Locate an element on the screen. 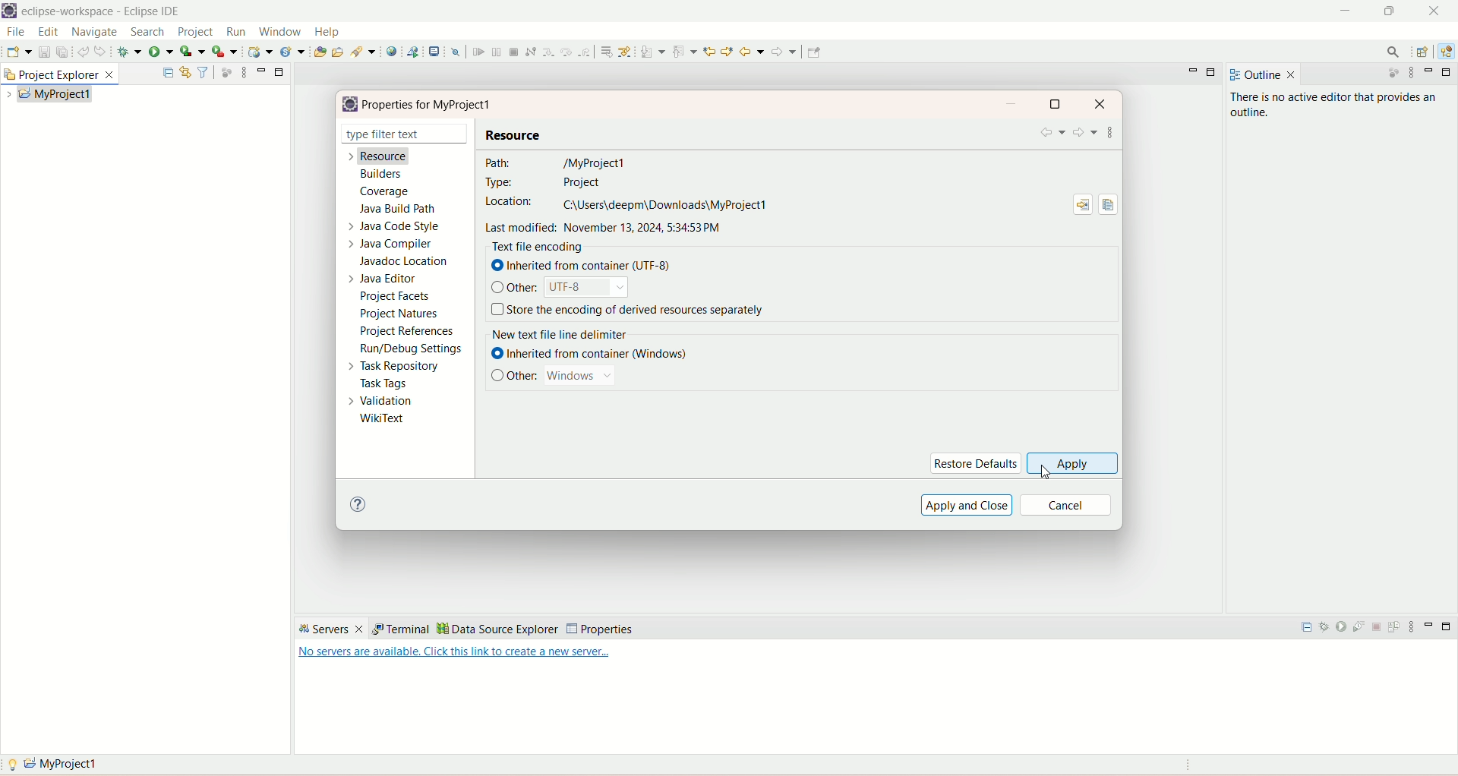 This screenshot has width=1458, height=776. filter is located at coordinates (202, 72).